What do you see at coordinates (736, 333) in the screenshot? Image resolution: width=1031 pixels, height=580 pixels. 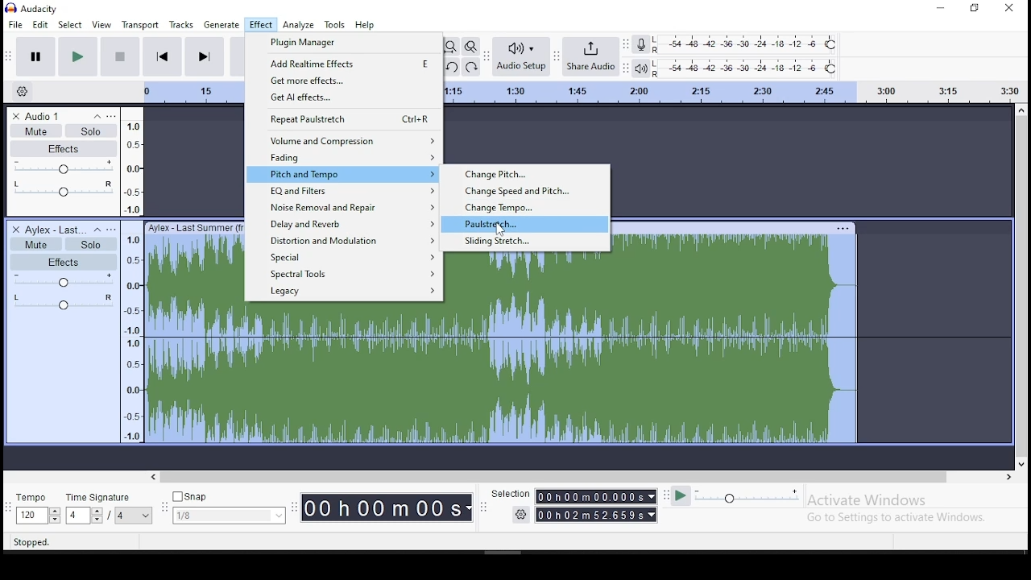 I see `audio track` at bounding box center [736, 333].